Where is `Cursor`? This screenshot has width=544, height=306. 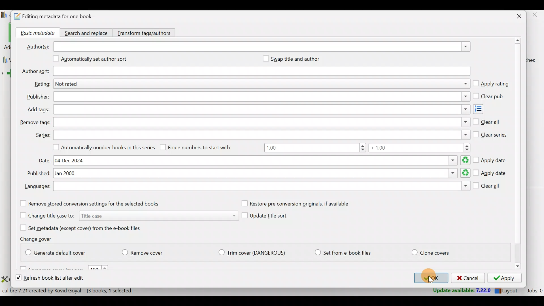 Cursor is located at coordinates (435, 280).